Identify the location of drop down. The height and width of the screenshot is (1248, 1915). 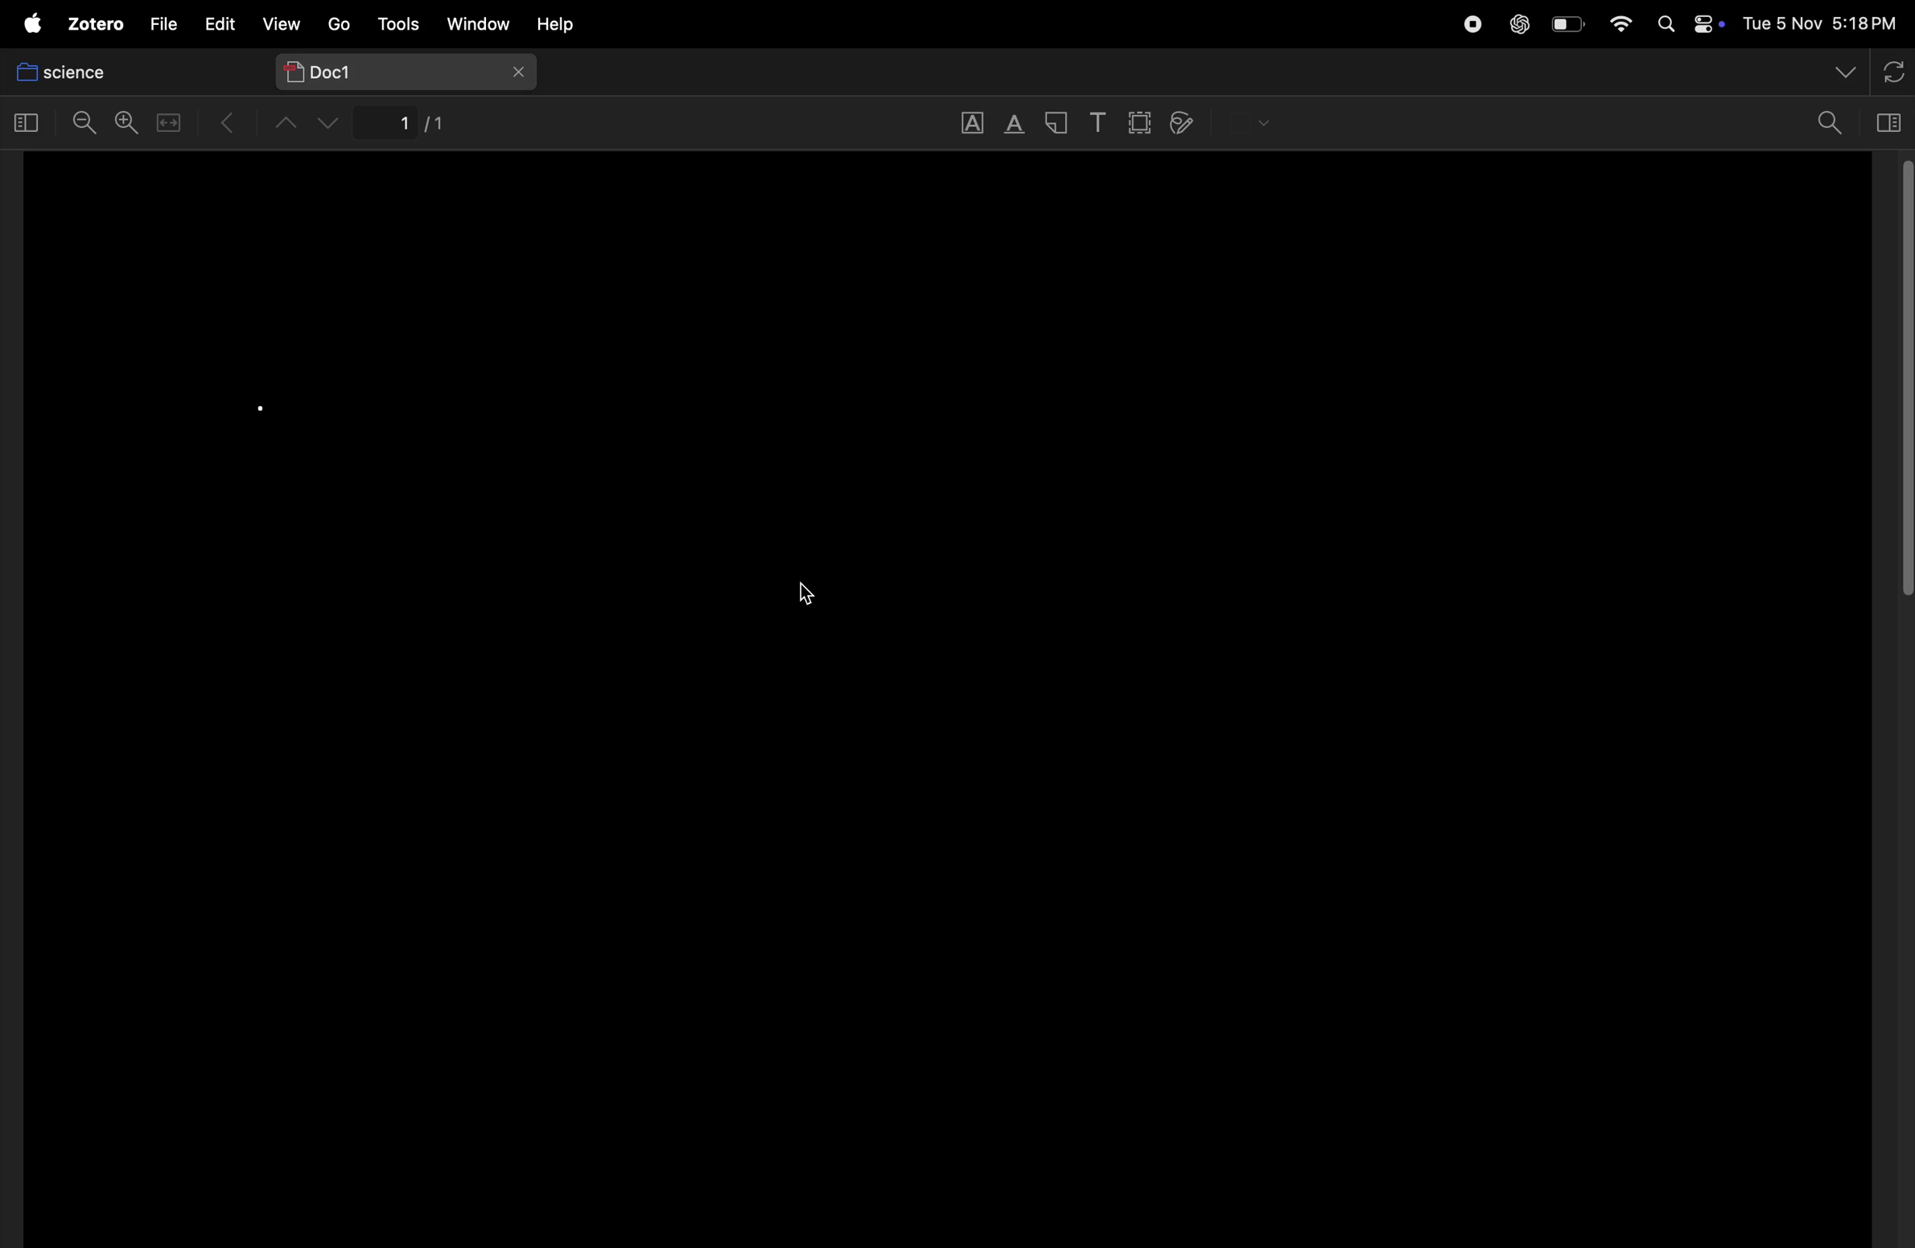
(1843, 69).